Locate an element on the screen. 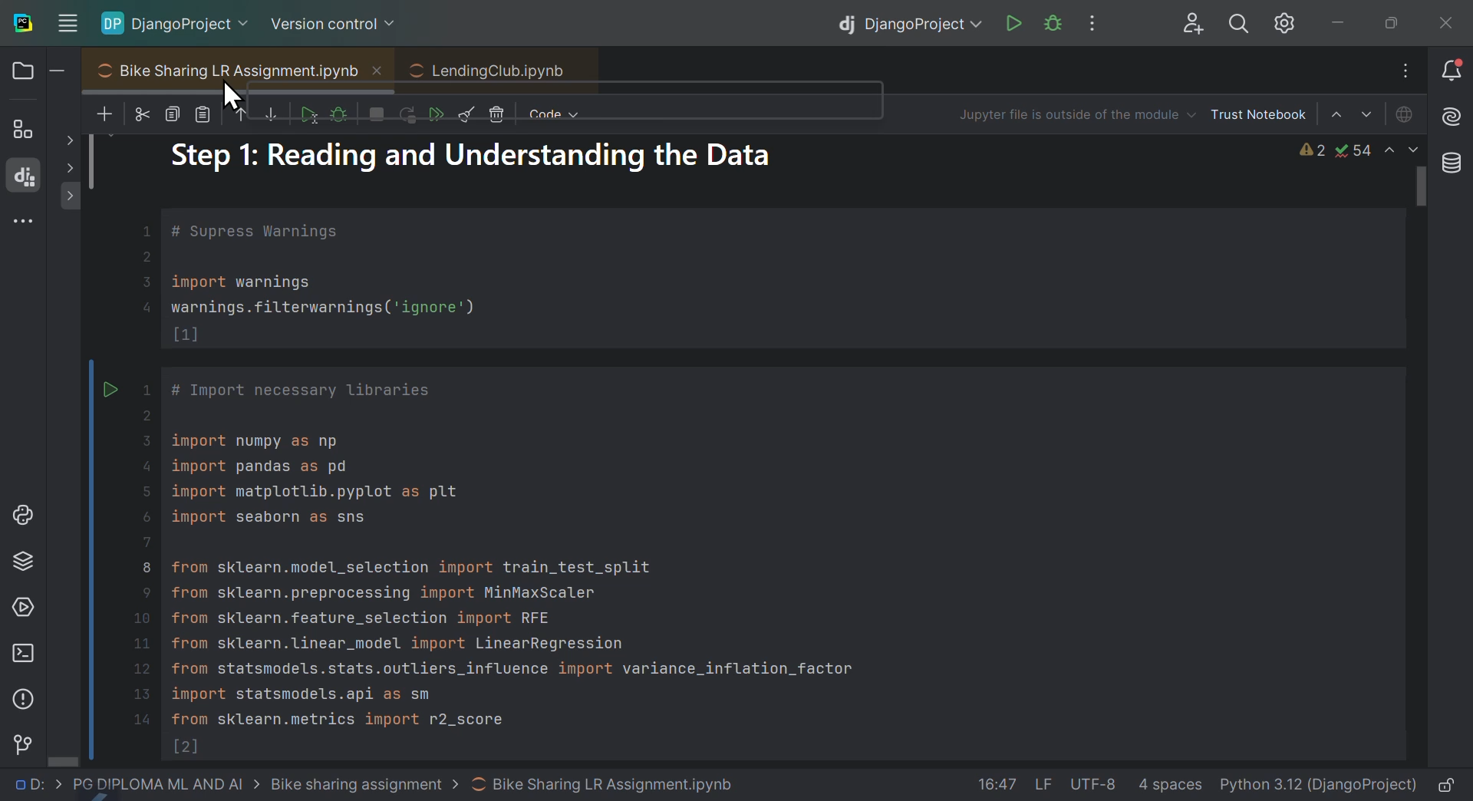 The image size is (1473, 801). Cursor is located at coordinates (233, 96).